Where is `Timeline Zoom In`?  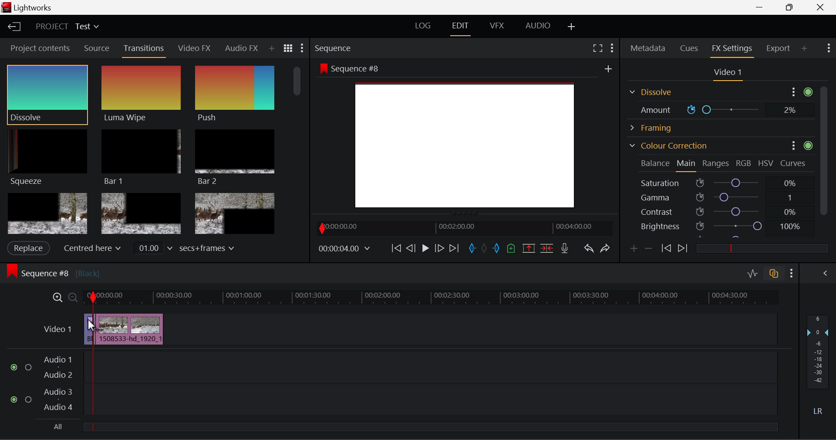
Timeline Zoom In is located at coordinates (56, 297).